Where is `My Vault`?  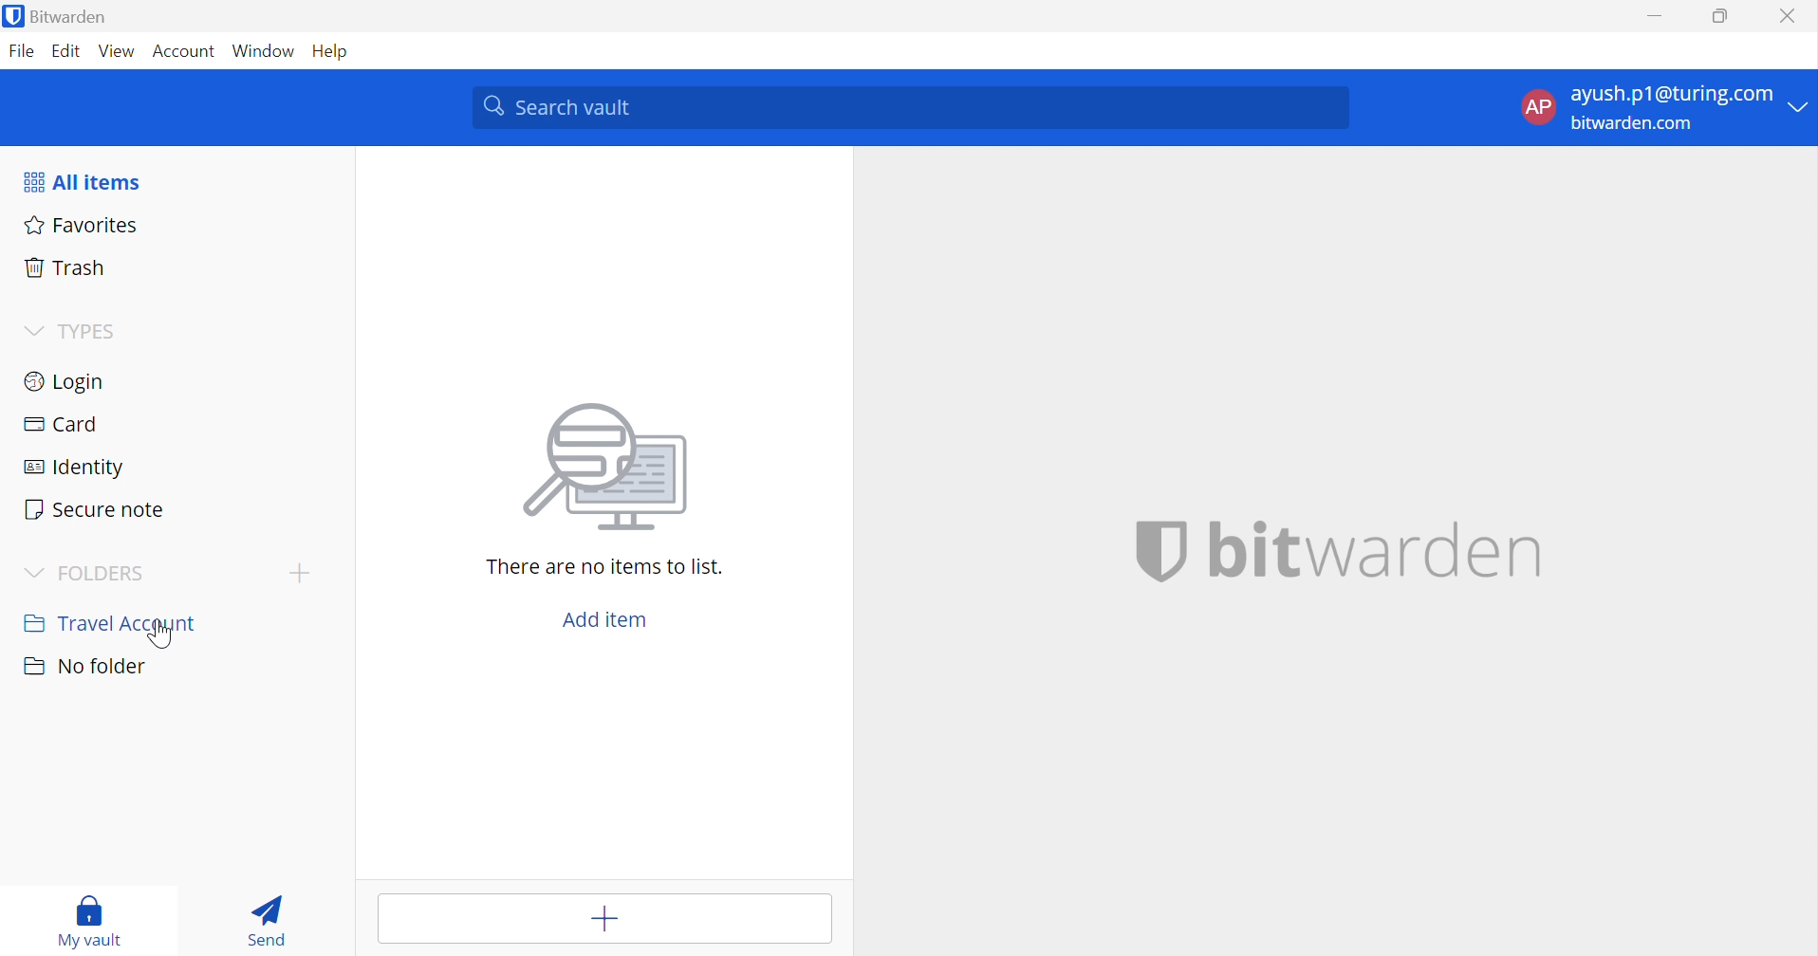
My Vault is located at coordinates (94, 924).